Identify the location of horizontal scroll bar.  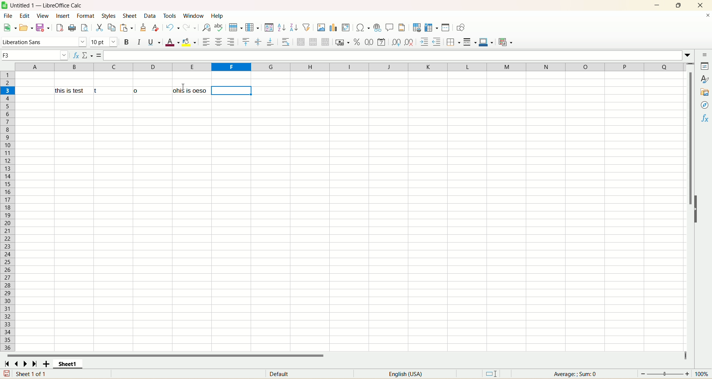
(346, 354).